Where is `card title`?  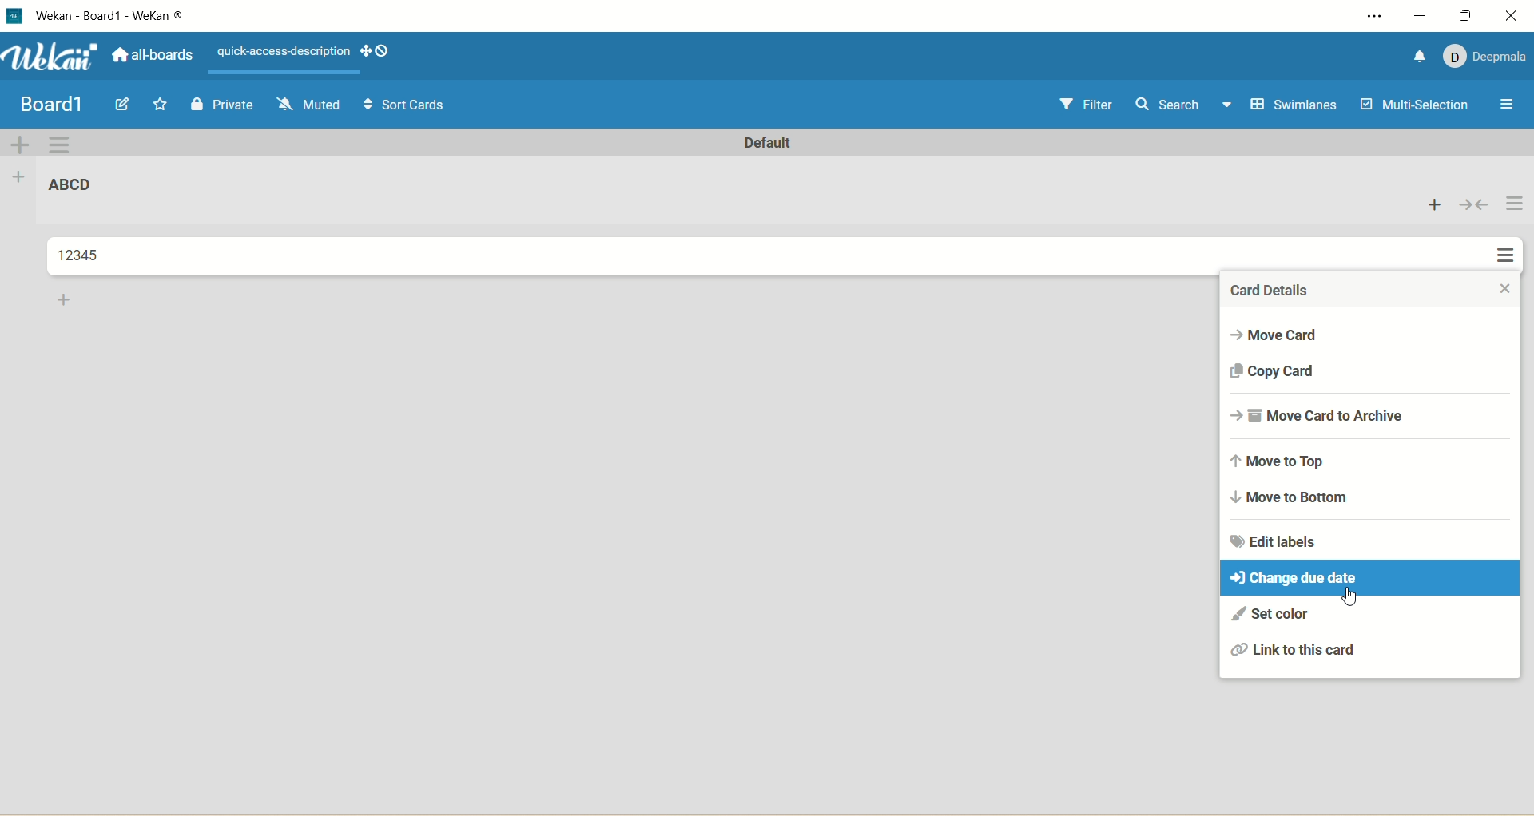
card title is located at coordinates (81, 255).